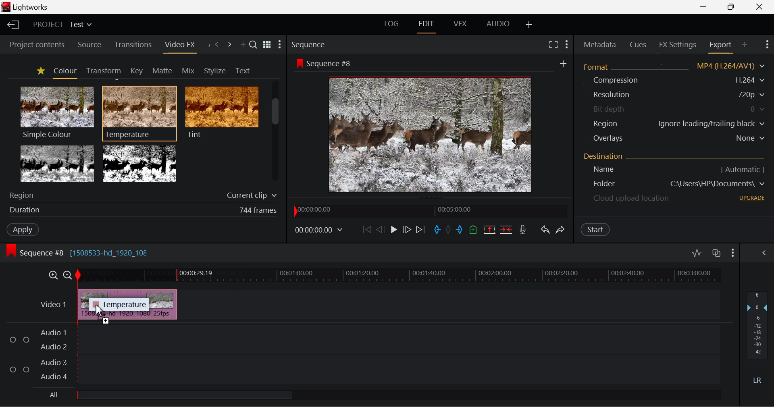  I want to click on Ignore leading/trailing black , so click(711, 124).